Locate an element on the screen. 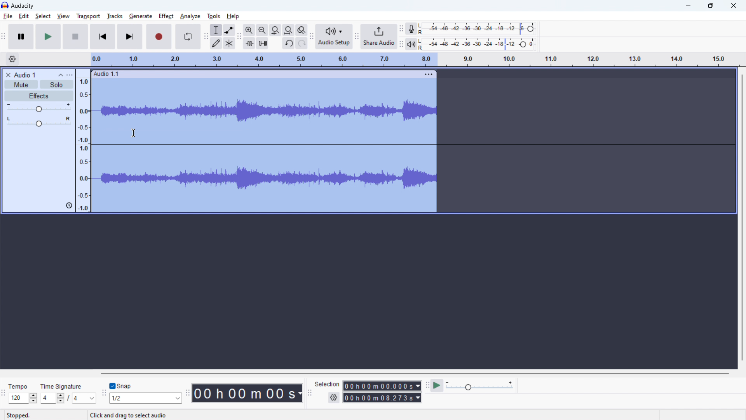 The image size is (746, 420). minimize is located at coordinates (687, 5).